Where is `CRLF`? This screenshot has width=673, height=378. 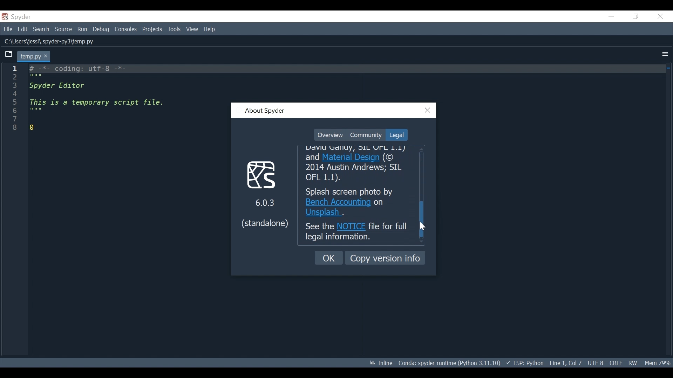
CRLF is located at coordinates (616, 363).